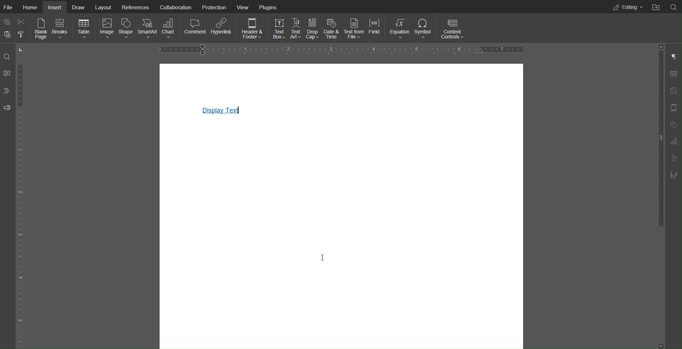  What do you see at coordinates (673, 109) in the screenshot?
I see `Header Footer` at bounding box center [673, 109].